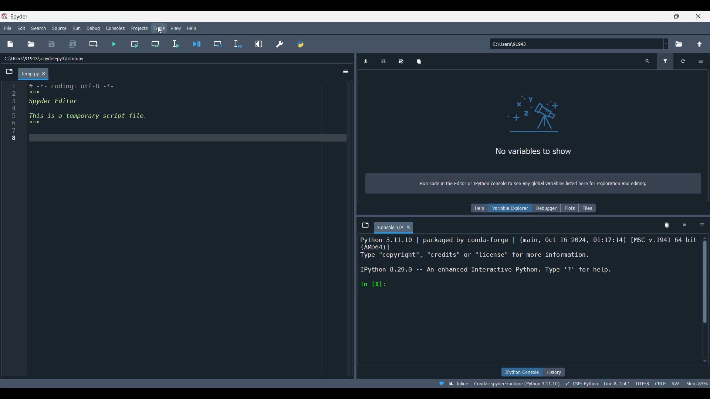 This screenshot has height=399, width=710. Describe the element at coordinates (546, 208) in the screenshot. I see `Debugger` at that location.